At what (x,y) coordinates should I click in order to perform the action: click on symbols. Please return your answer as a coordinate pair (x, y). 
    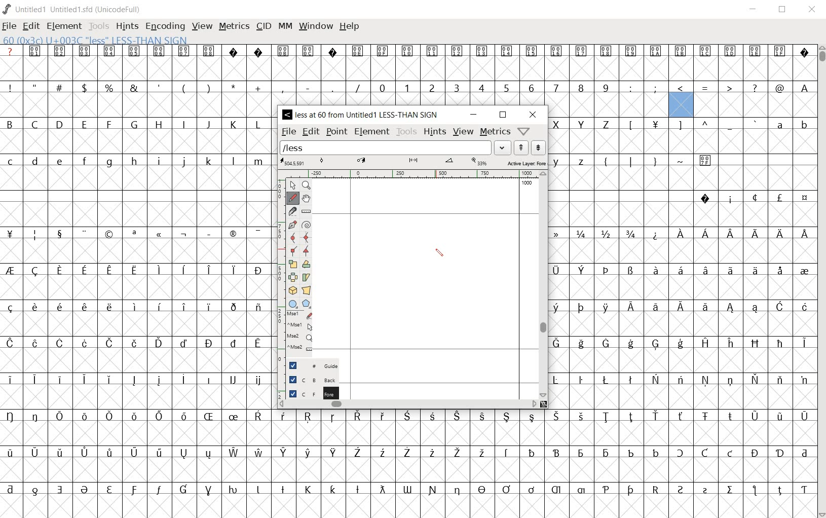
    Looking at the image, I should click on (184, 87).